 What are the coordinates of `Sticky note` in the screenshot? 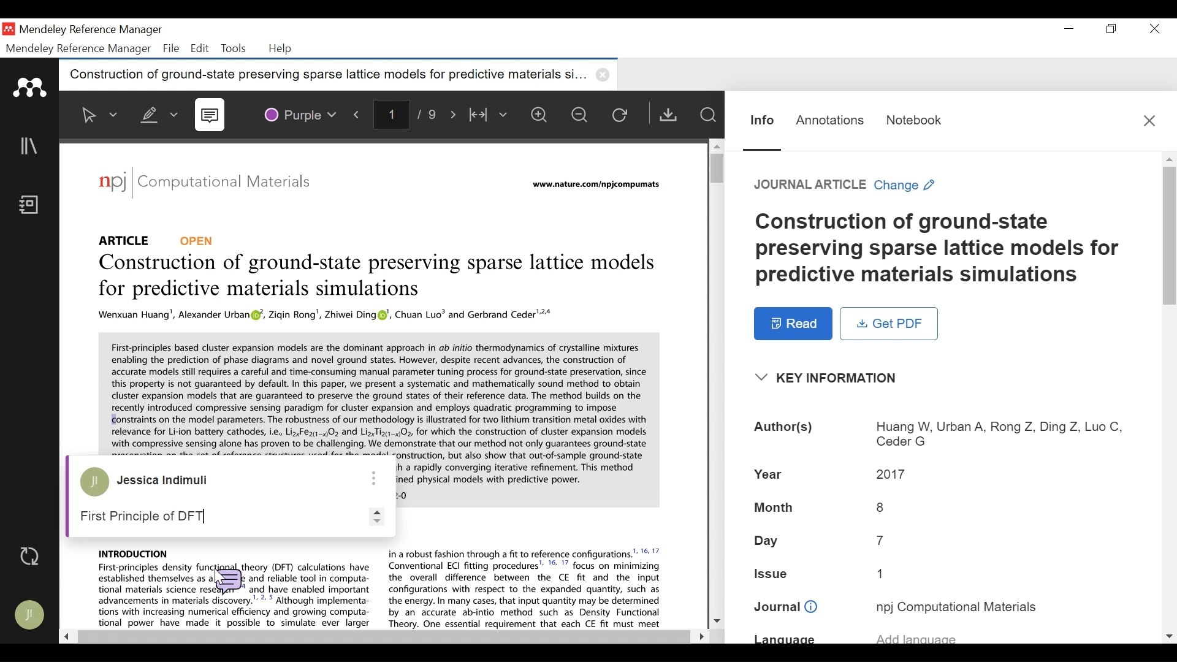 It's located at (227, 578).